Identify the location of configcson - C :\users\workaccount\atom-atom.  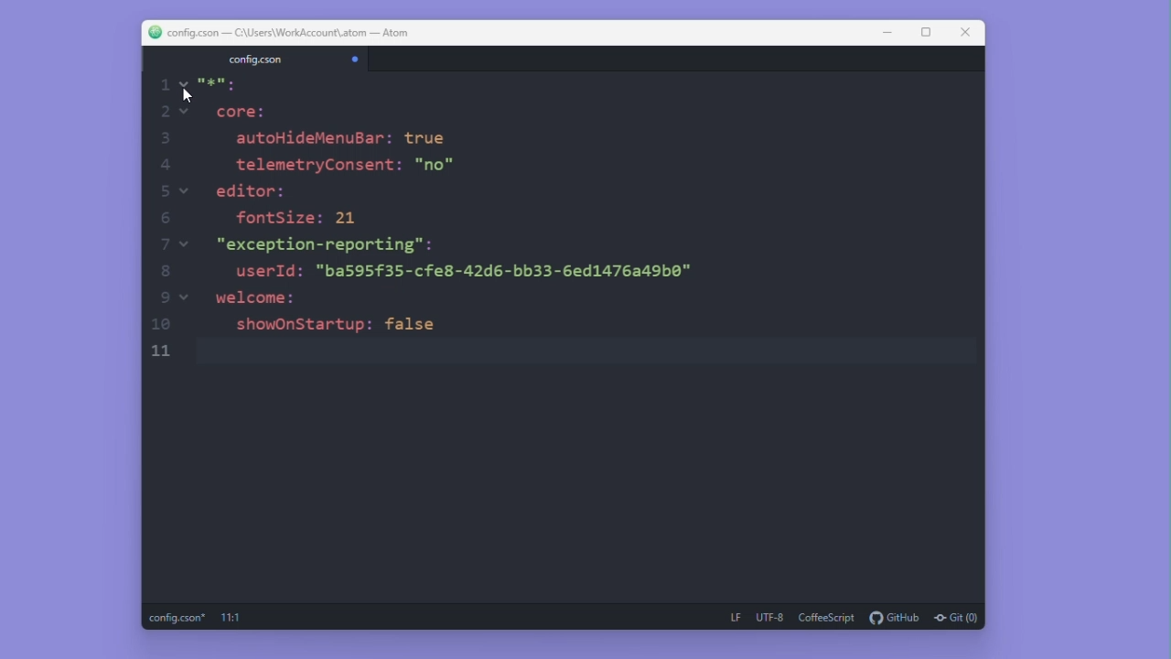
(299, 34).